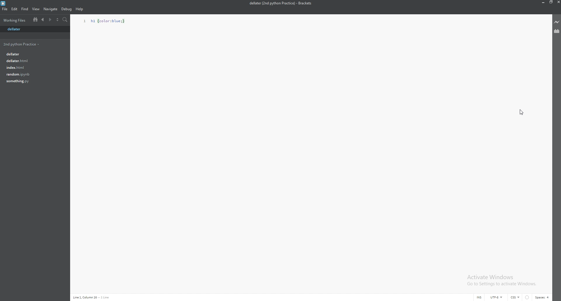 This screenshot has width=561, height=301. What do you see at coordinates (557, 31) in the screenshot?
I see `extension manager` at bounding box center [557, 31].